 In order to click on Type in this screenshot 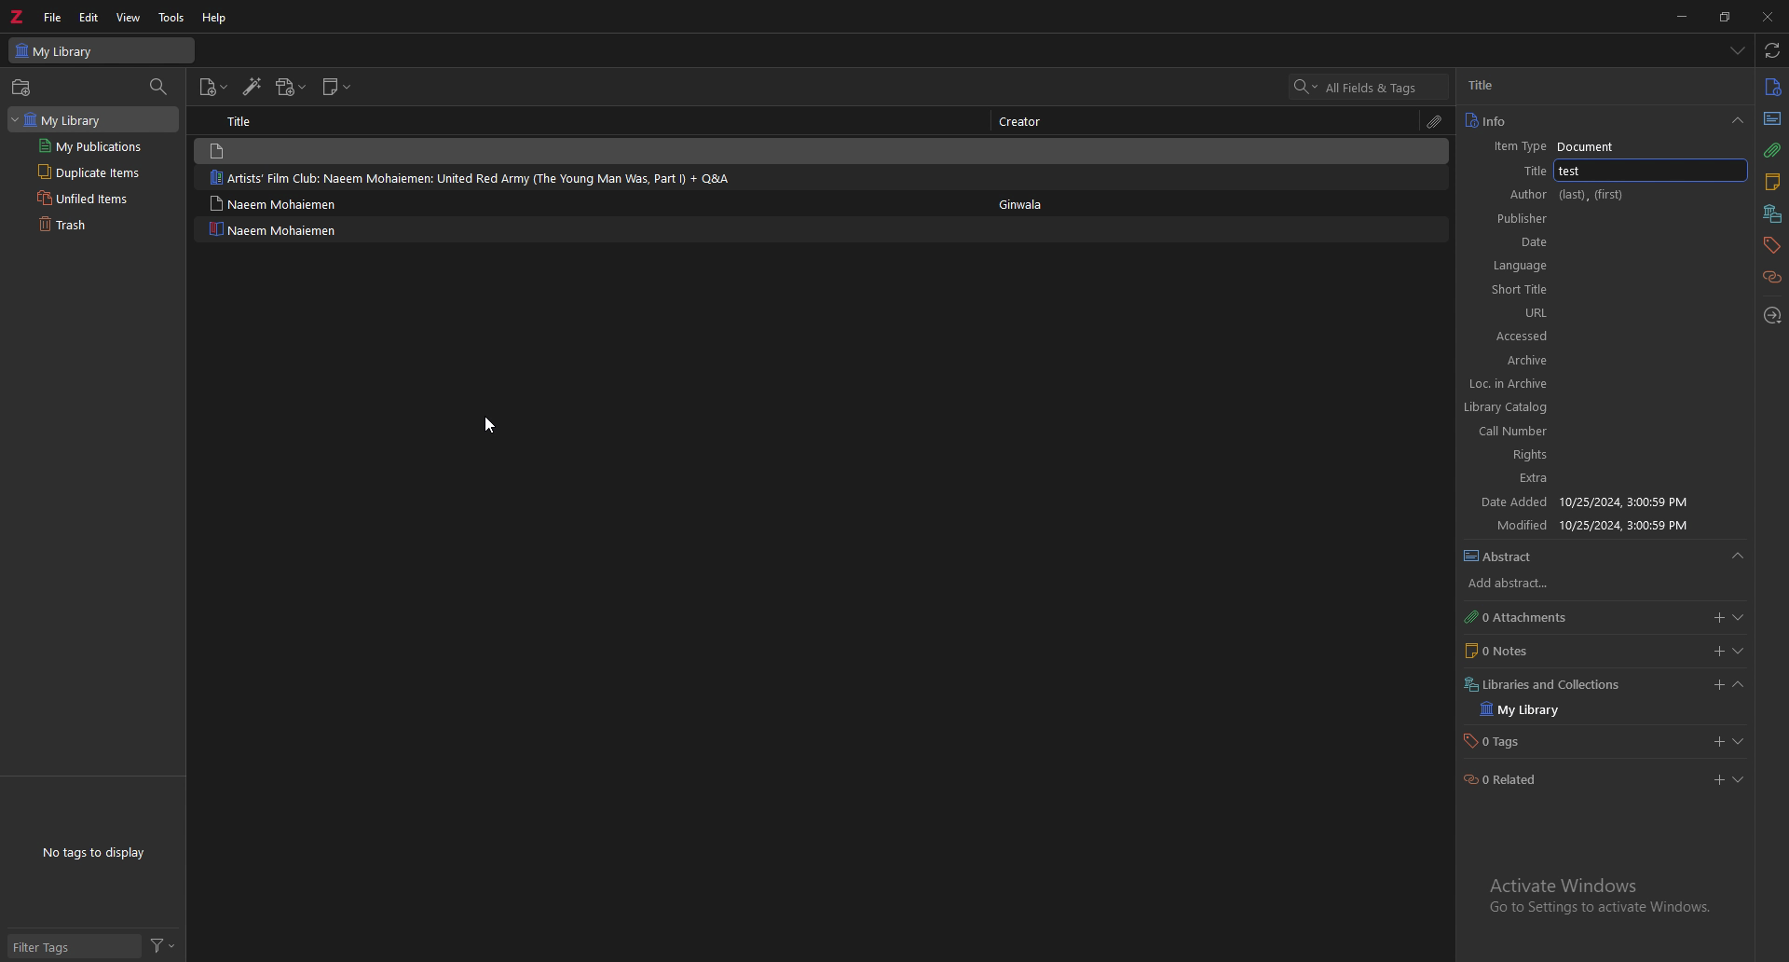, I will do `click(1773, 119)`.